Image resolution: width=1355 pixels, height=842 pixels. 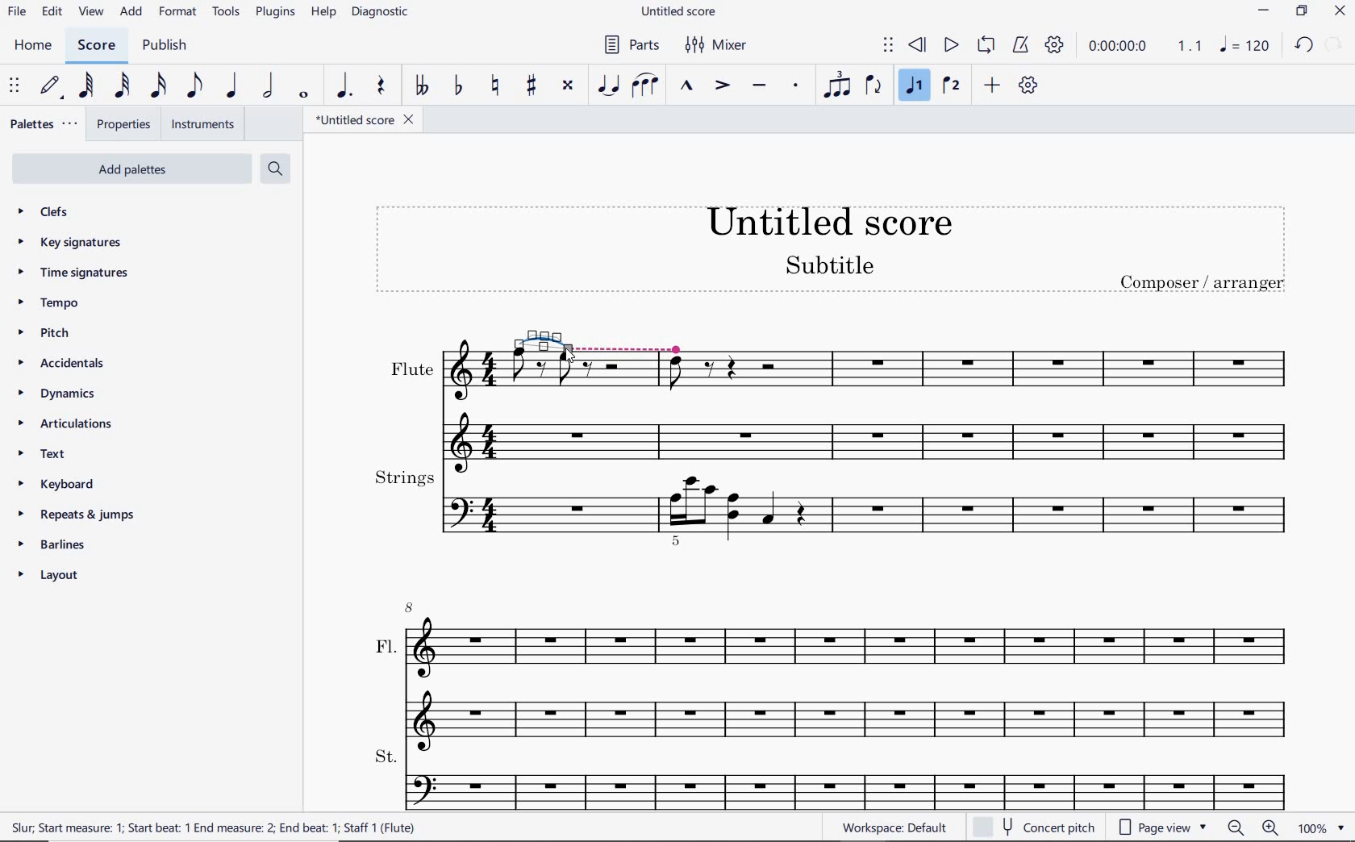 What do you see at coordinates (41, 456) in the screenshot?
I see `text` at bounding box center [41, 456].